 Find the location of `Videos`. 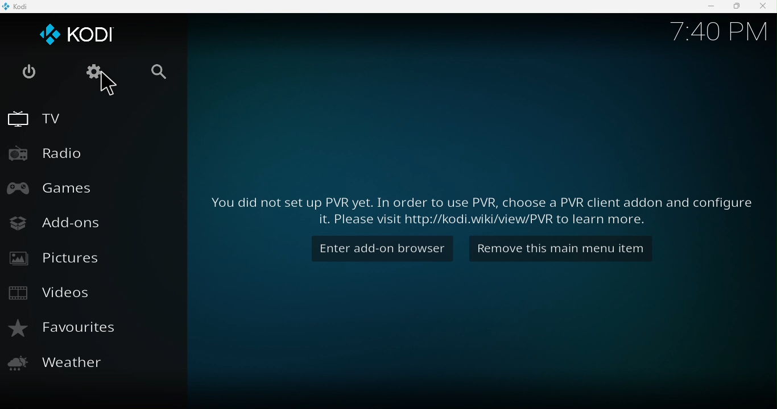

Videos is located at coordinates (52, 294).